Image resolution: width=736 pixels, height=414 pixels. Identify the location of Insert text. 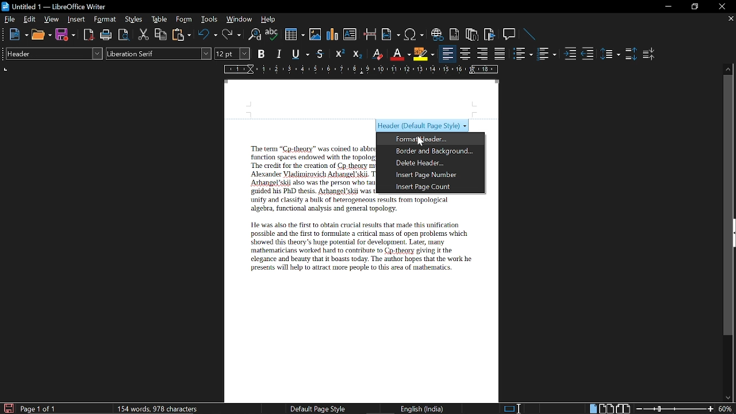
(350, 34).